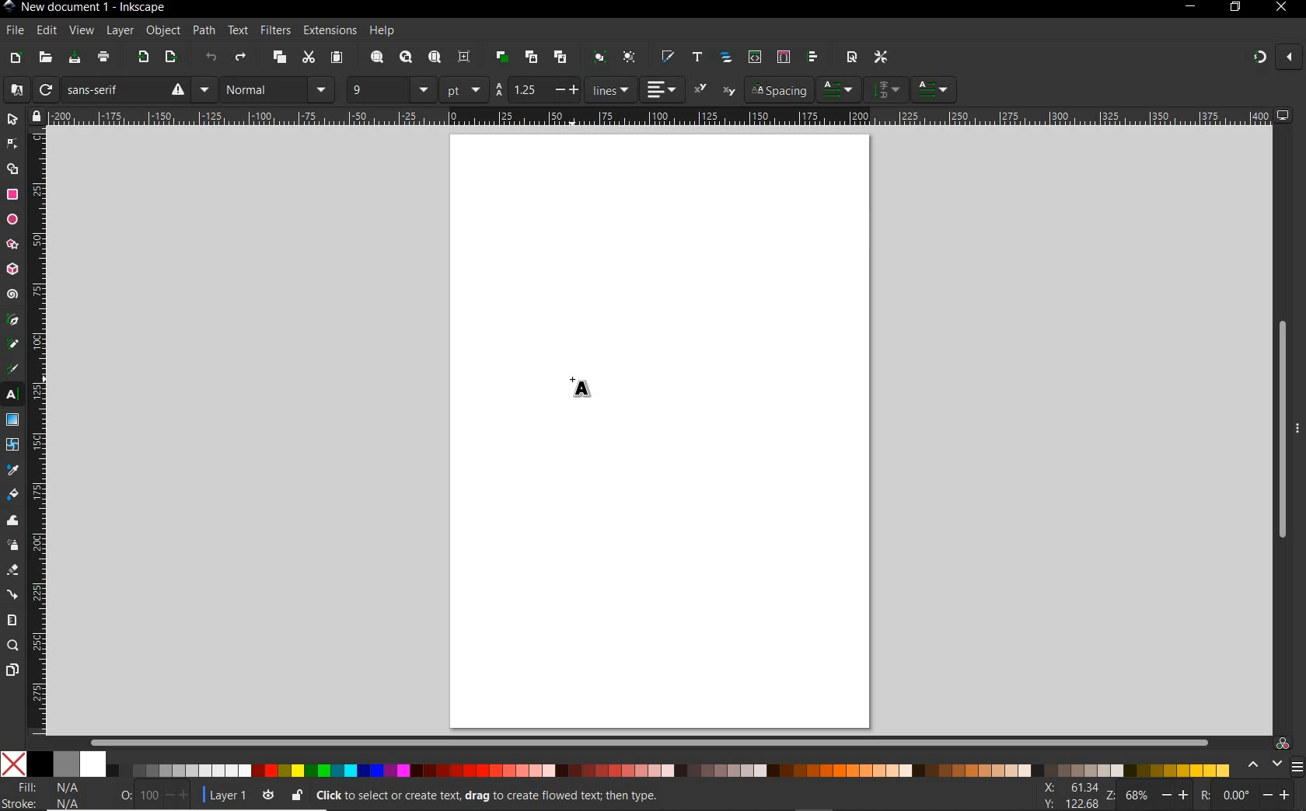 This screenshot has width=1306, height=811. What do you see at coordinates (597, 57) in the screenshot?
I see `group` at bounding box center [597, 57].